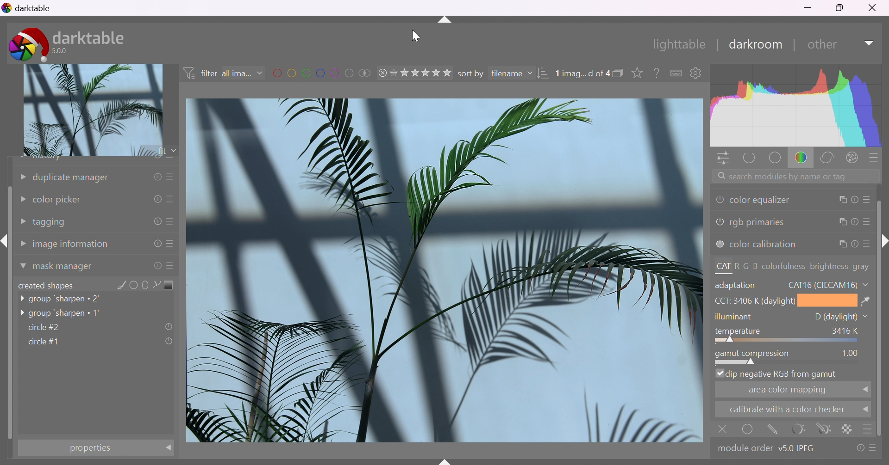  Describe the element at coordinates (791, 317) in the screenshot. I see `illuminant` at that location.